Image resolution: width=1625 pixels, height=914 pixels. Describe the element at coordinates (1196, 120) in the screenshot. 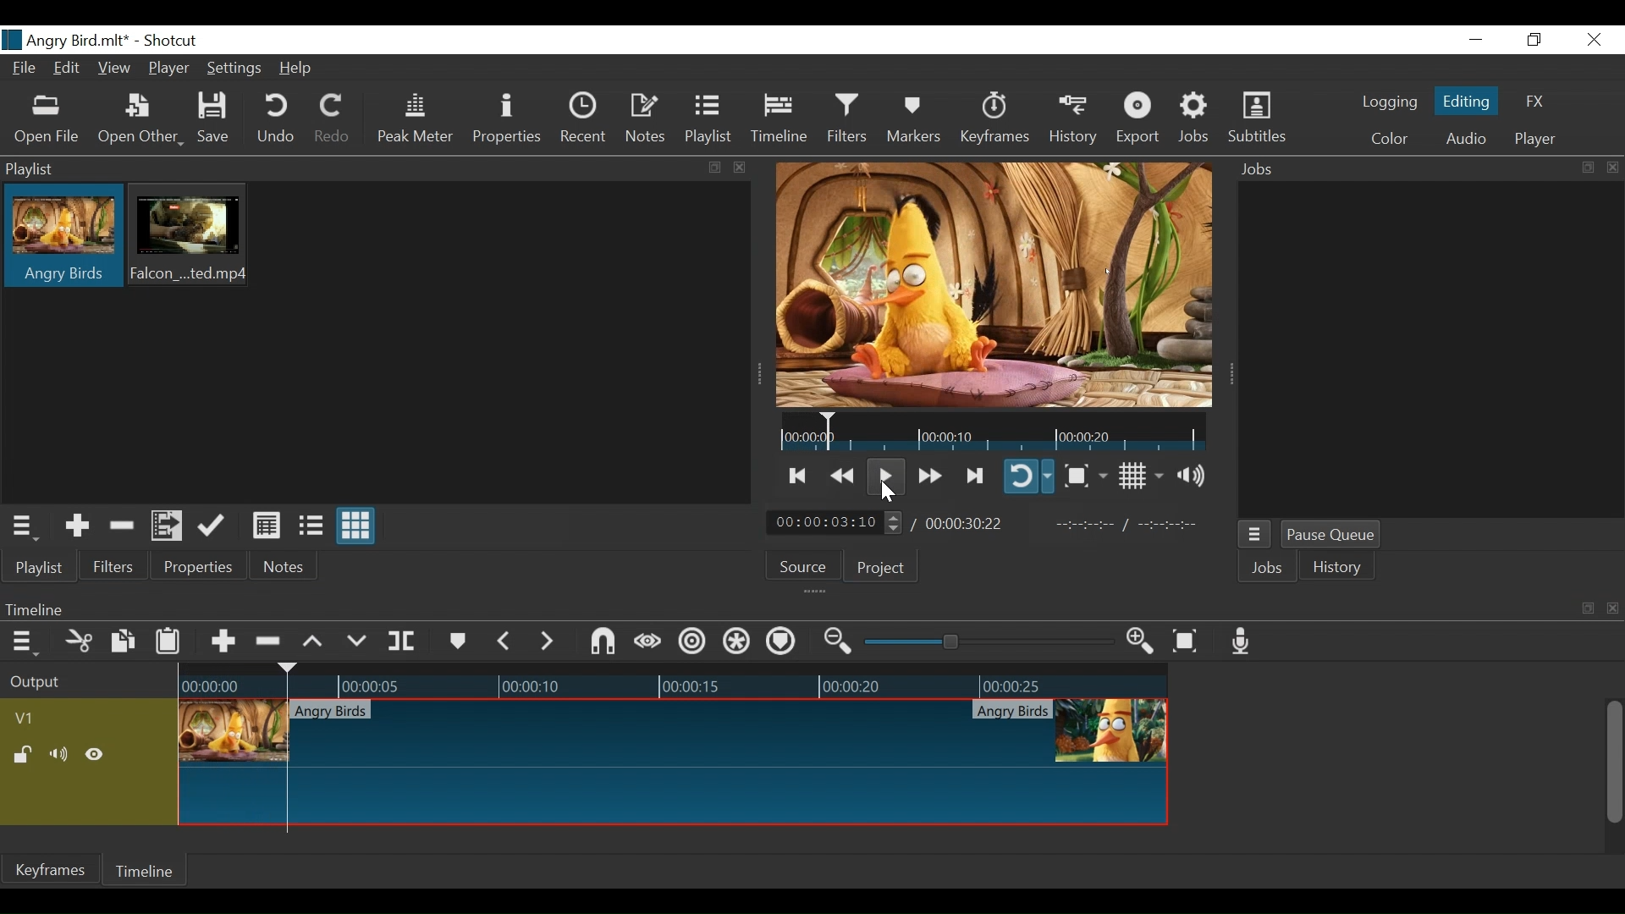

I see `Jobs` at that location.